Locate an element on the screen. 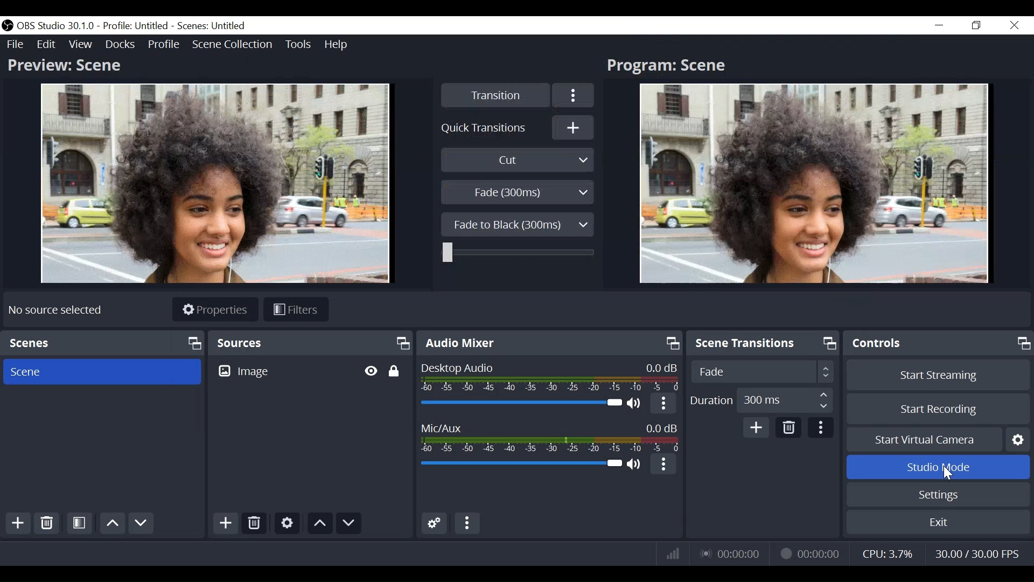 This screenshot has width=1034, height=582. No source available is located at coordinates (55, 310).